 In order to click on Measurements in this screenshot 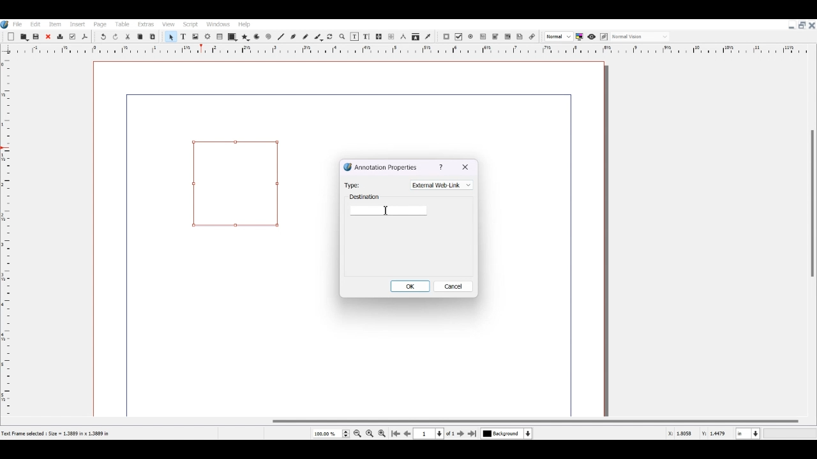, I will do `click(403, 37)`.